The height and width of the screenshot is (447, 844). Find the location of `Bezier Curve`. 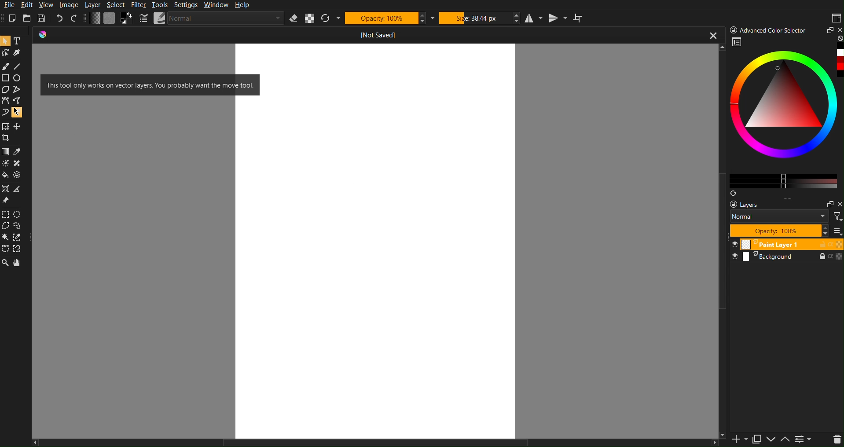

Bezier Curve is located at coordinates (5, 101).